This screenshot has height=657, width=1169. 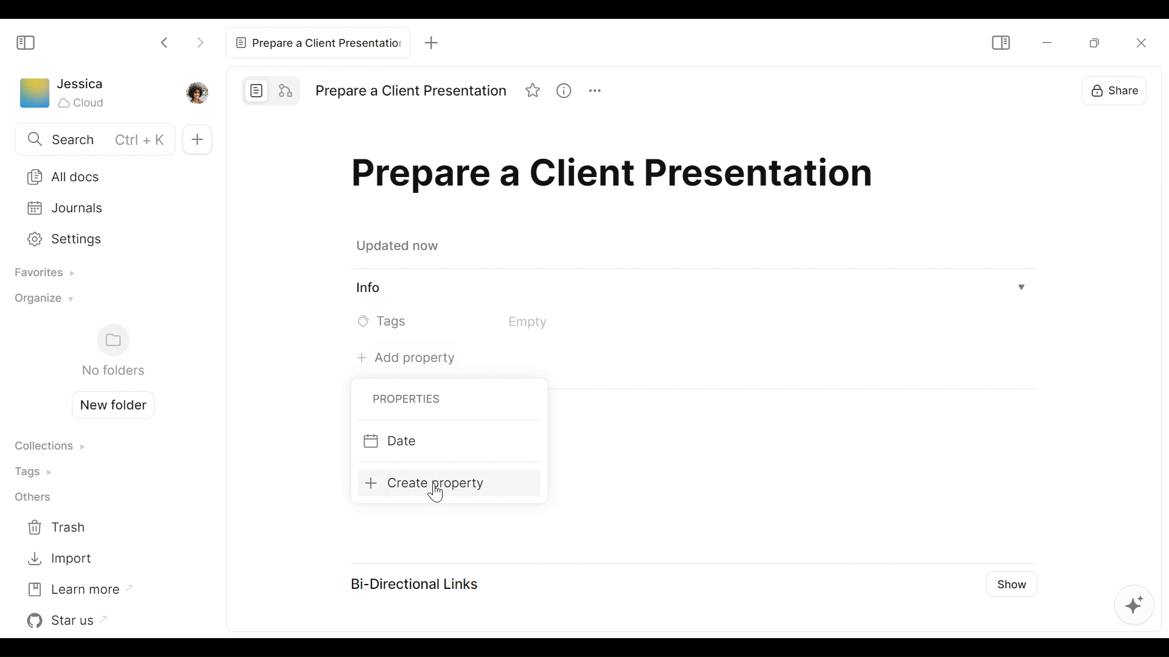 I want to click on Minimize, so click(x=1089, y=44).